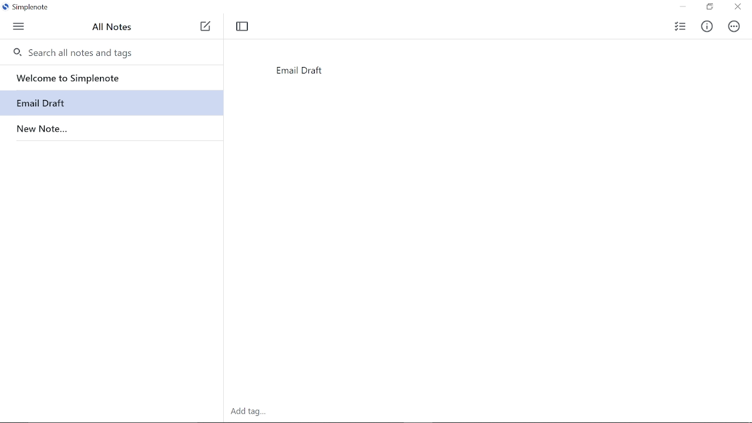 The width and height of the screenshot is (752, 423). What do you see at coordinates (18, 29) in the screenshot?
I see `Menu` at bounding box center [18, 29].